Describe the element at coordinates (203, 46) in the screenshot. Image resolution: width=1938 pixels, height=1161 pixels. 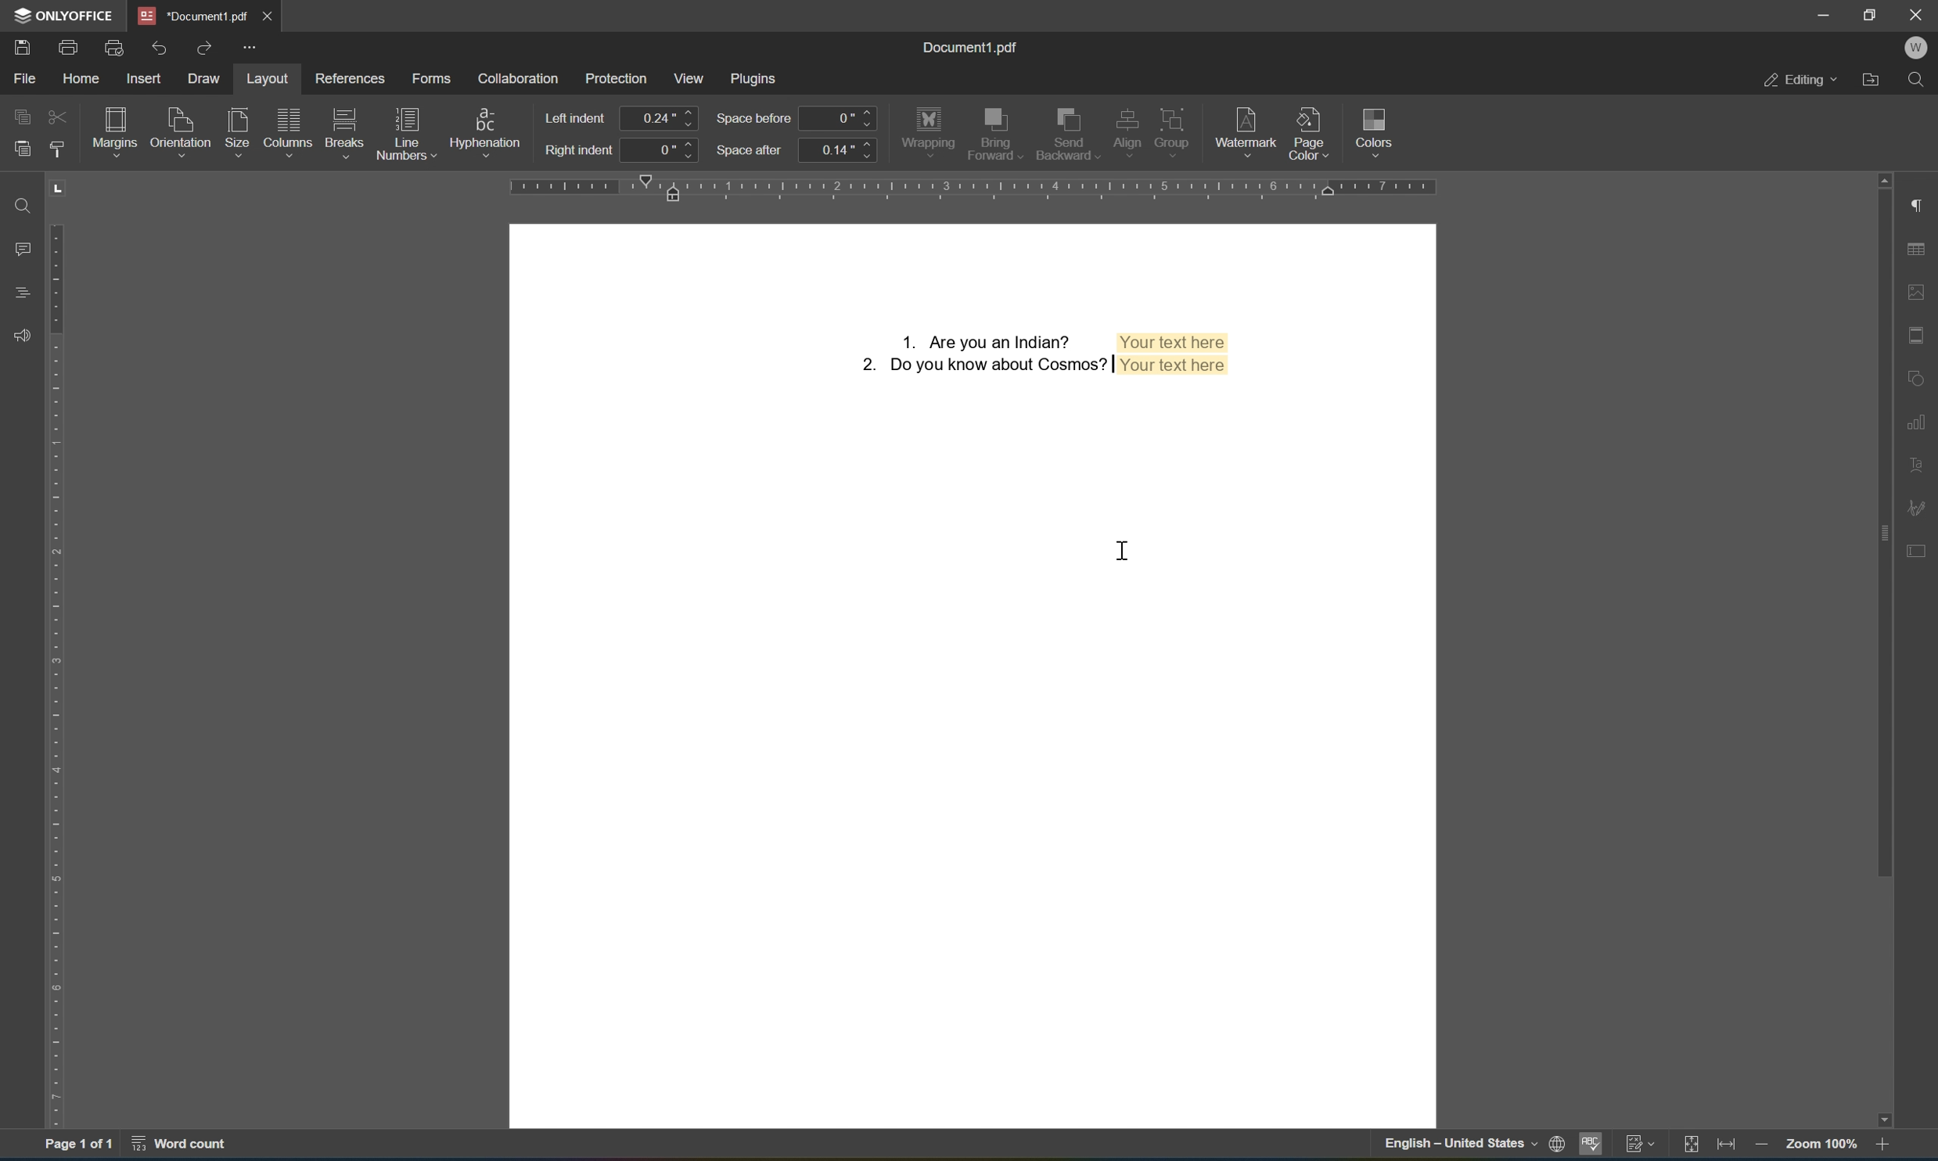
I see `redo` at that location.